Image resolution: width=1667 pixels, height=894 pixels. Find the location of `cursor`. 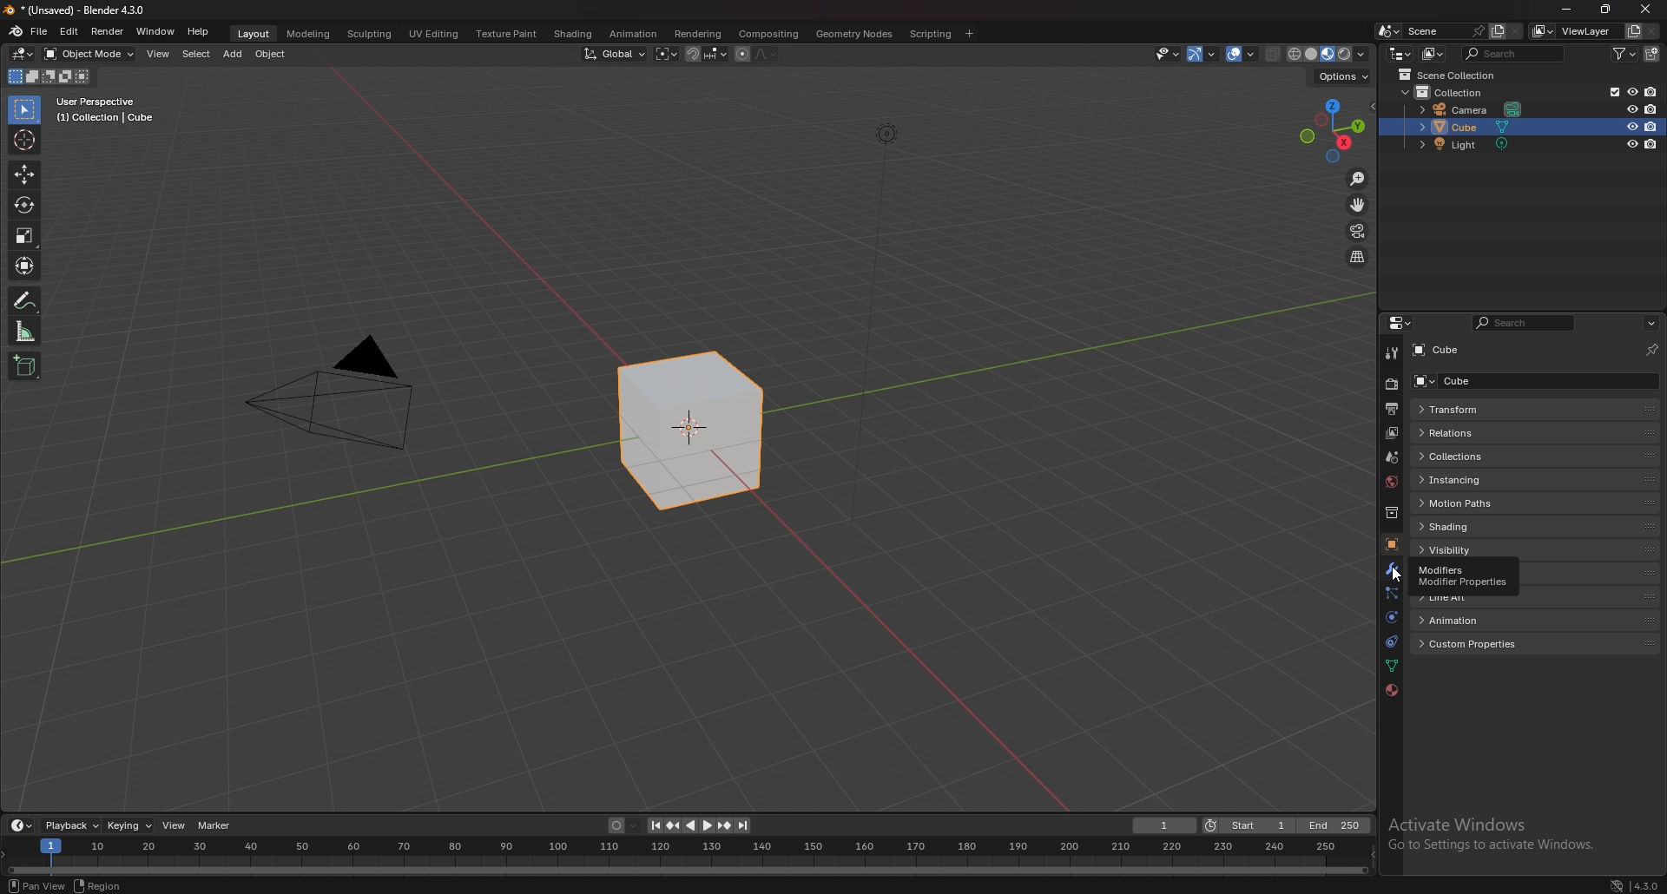

cursor is located at coordinates (24, 139).